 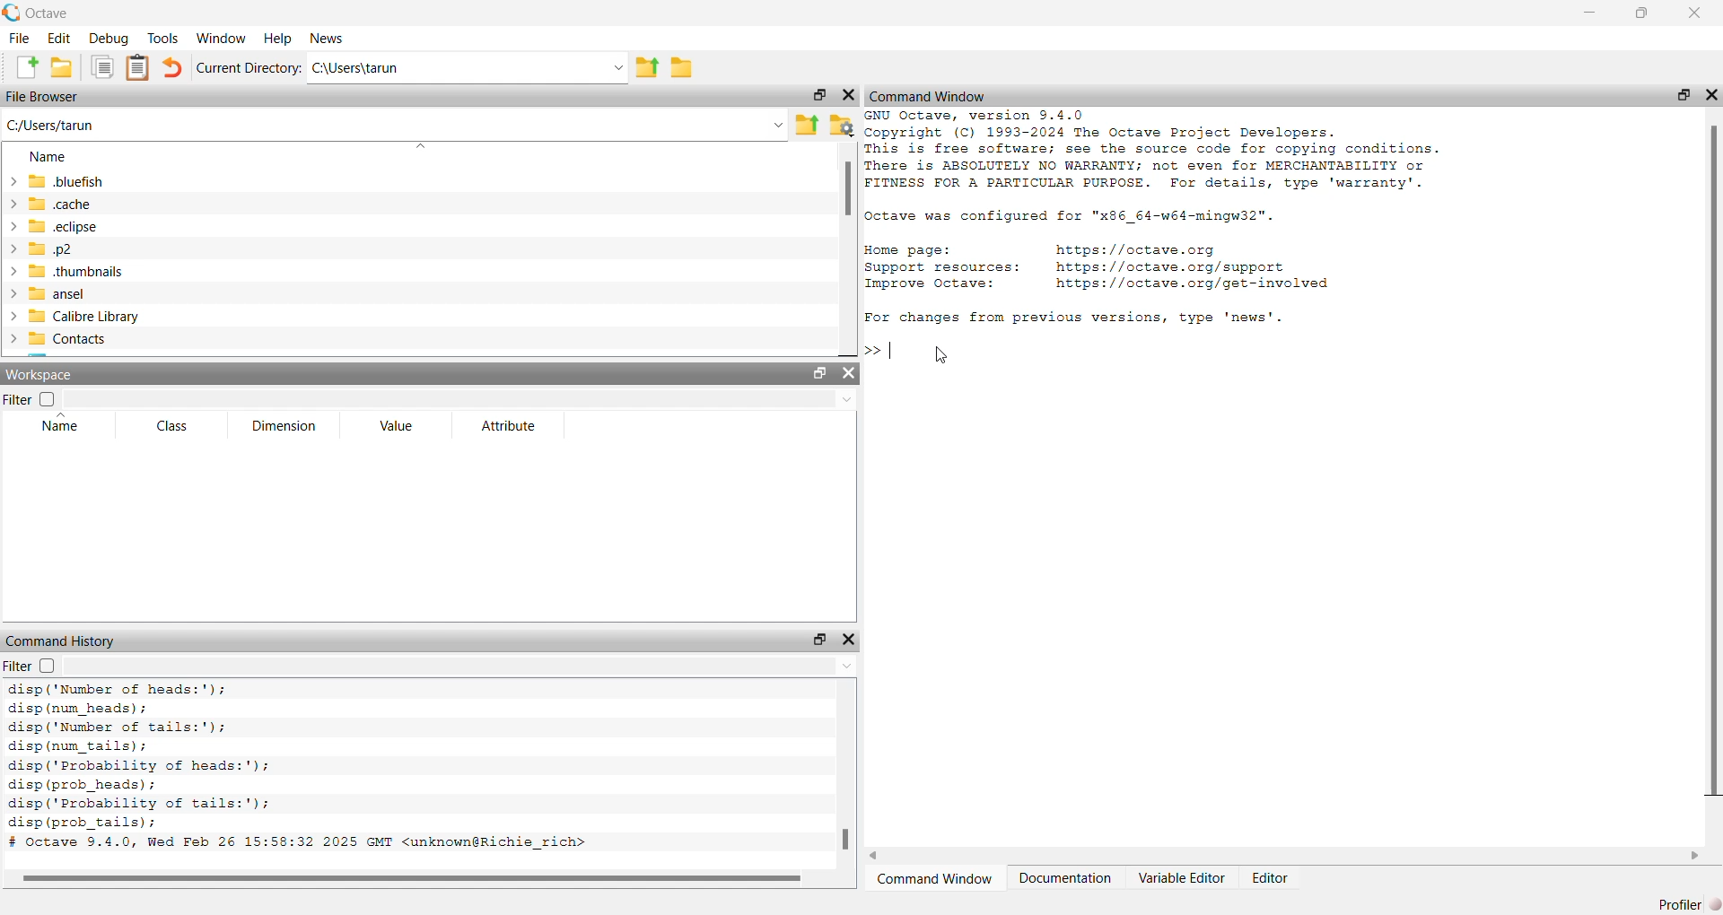 What do you see at coordinates (162, 38) in the screenshot?
I see `Tools` at bounding box center [162, 38].